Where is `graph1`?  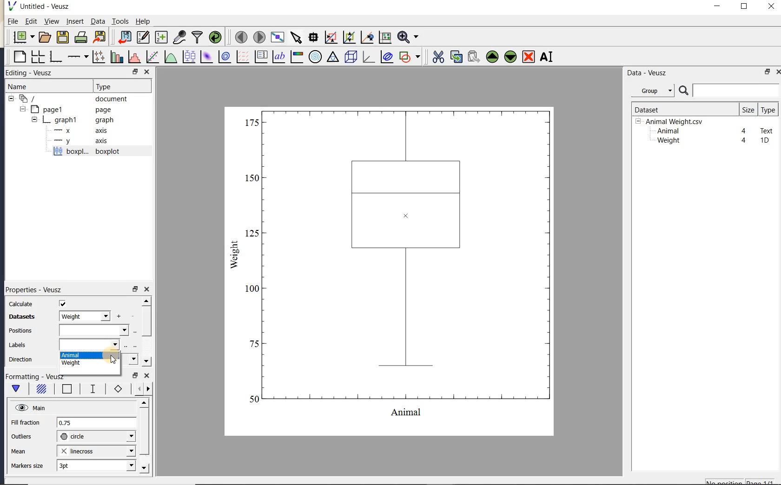 graph1 is located at coordinates (68, 120).